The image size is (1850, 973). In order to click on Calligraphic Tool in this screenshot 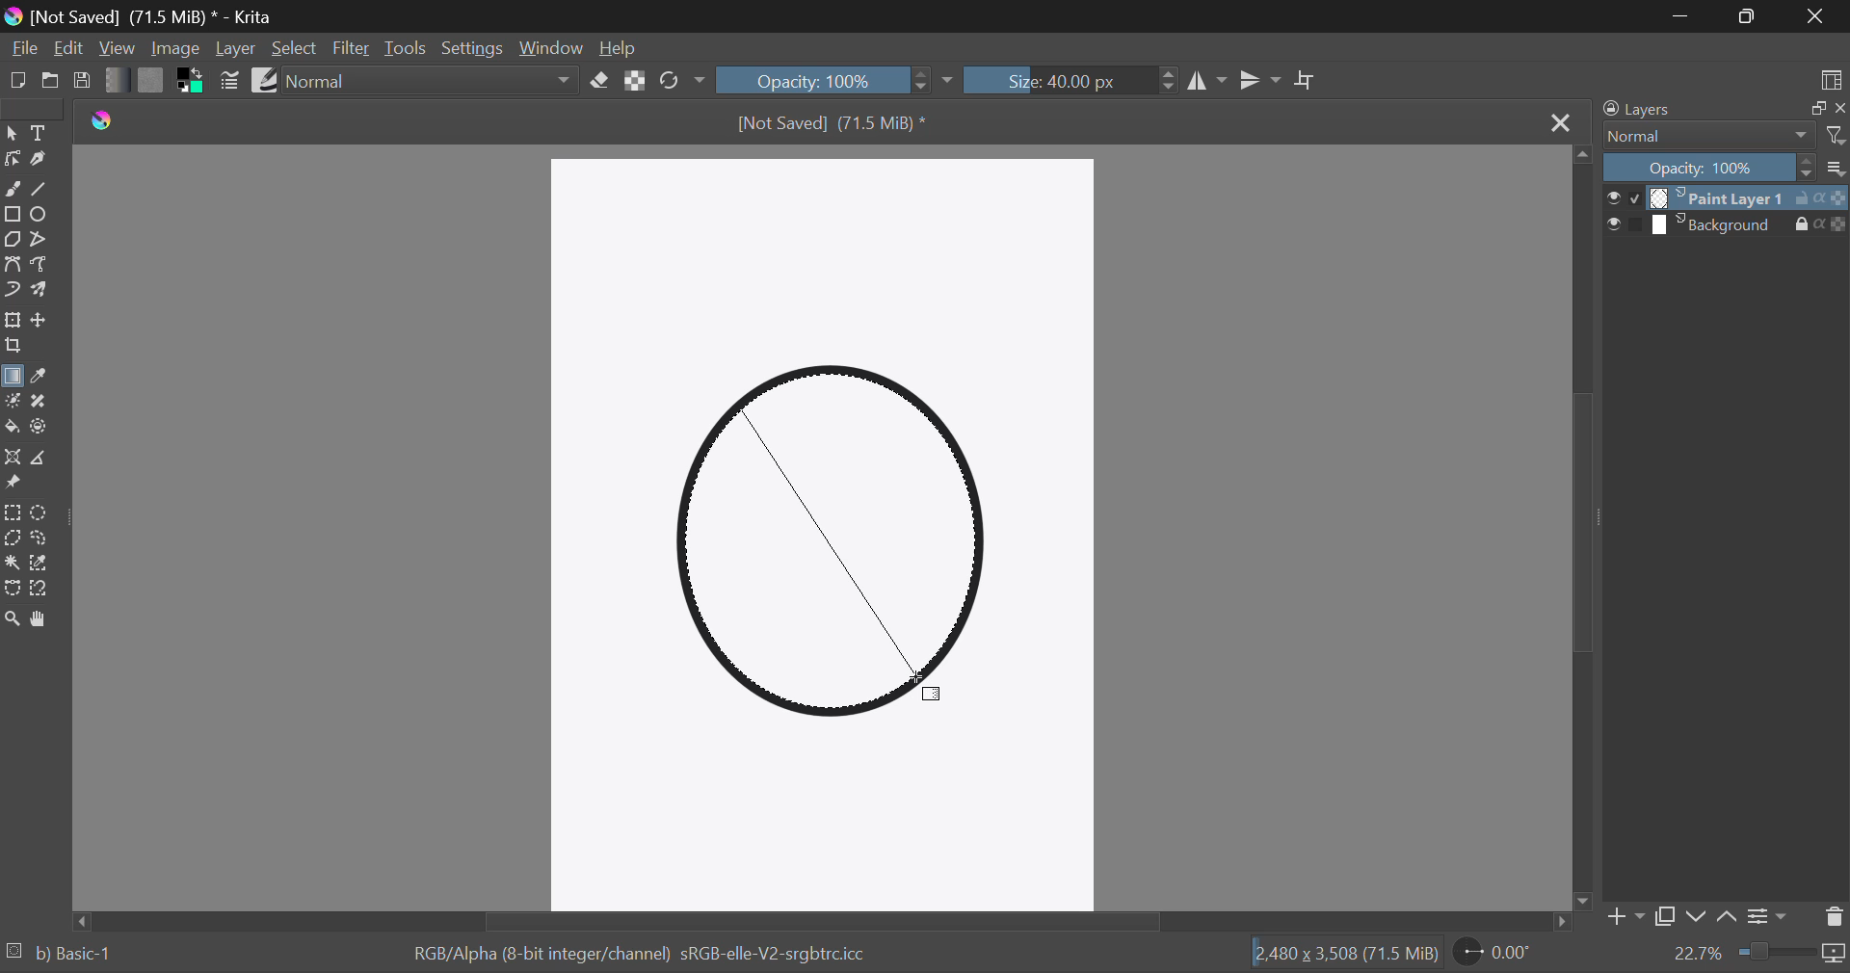, I will do `click(41, 163)`.